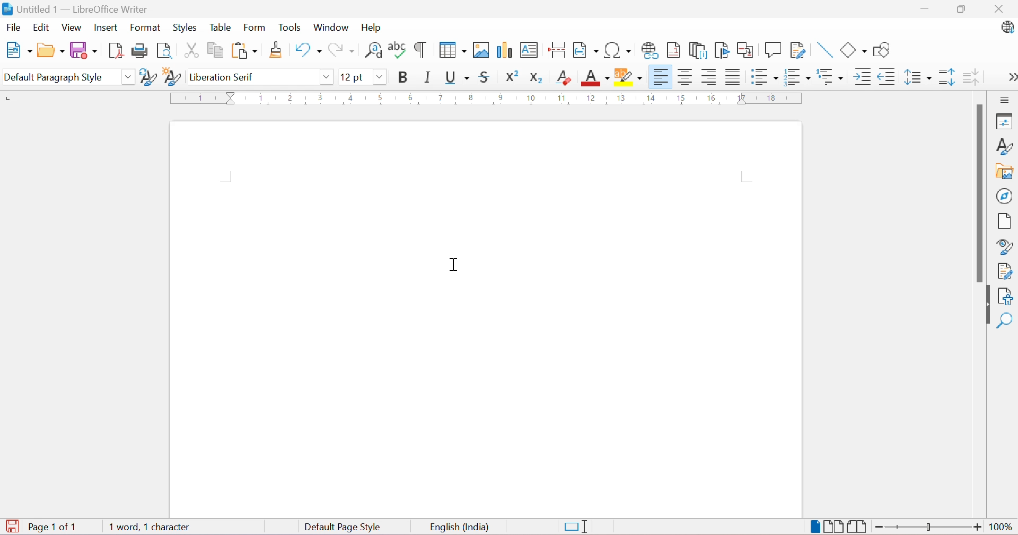 The width and height of the screenshot is (1018, 535). What do you see at coordinates (858, 527) in the screenshot?
I see `Book View` at bounding box center [858, 527].